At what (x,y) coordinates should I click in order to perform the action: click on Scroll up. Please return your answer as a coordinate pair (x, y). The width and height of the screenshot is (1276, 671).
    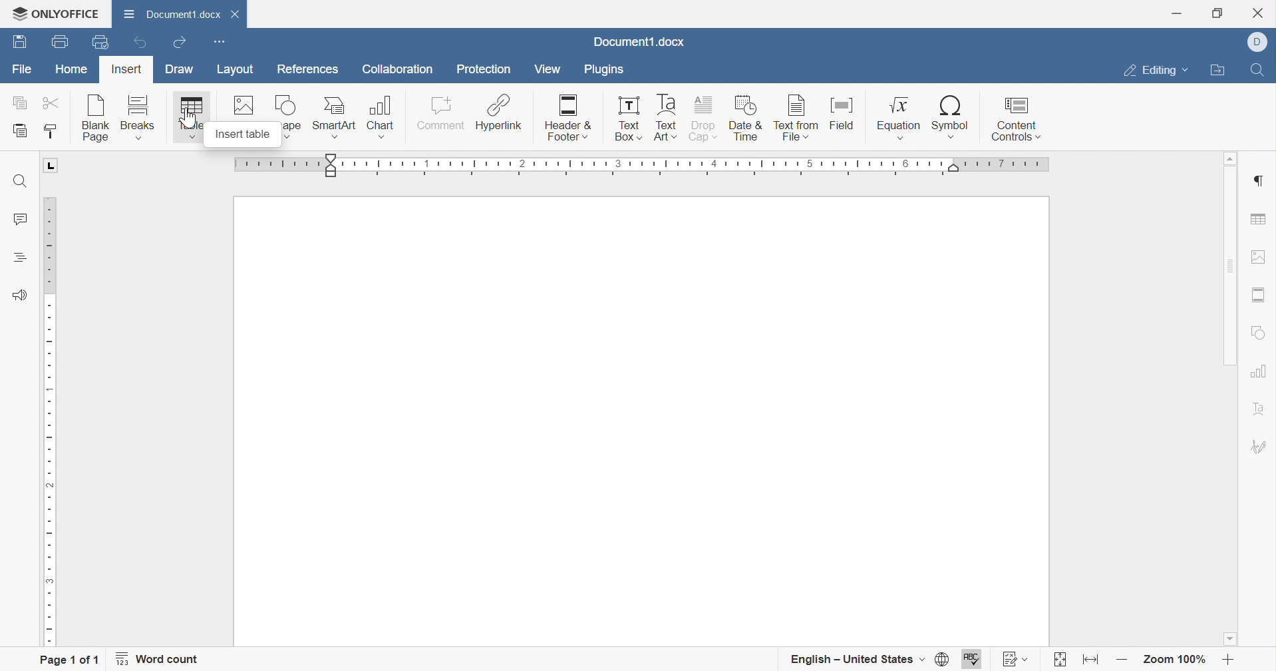
    Looking at the image, I should click on (1229, 159).